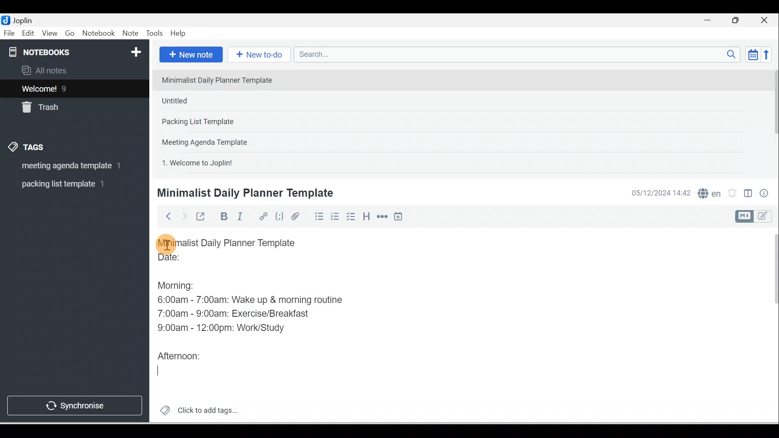  I want to click on Italic, so click(241, 218).